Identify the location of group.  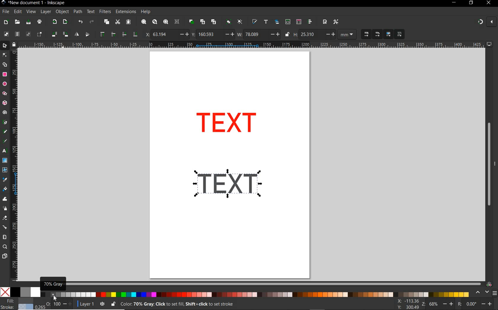
(228, 22).